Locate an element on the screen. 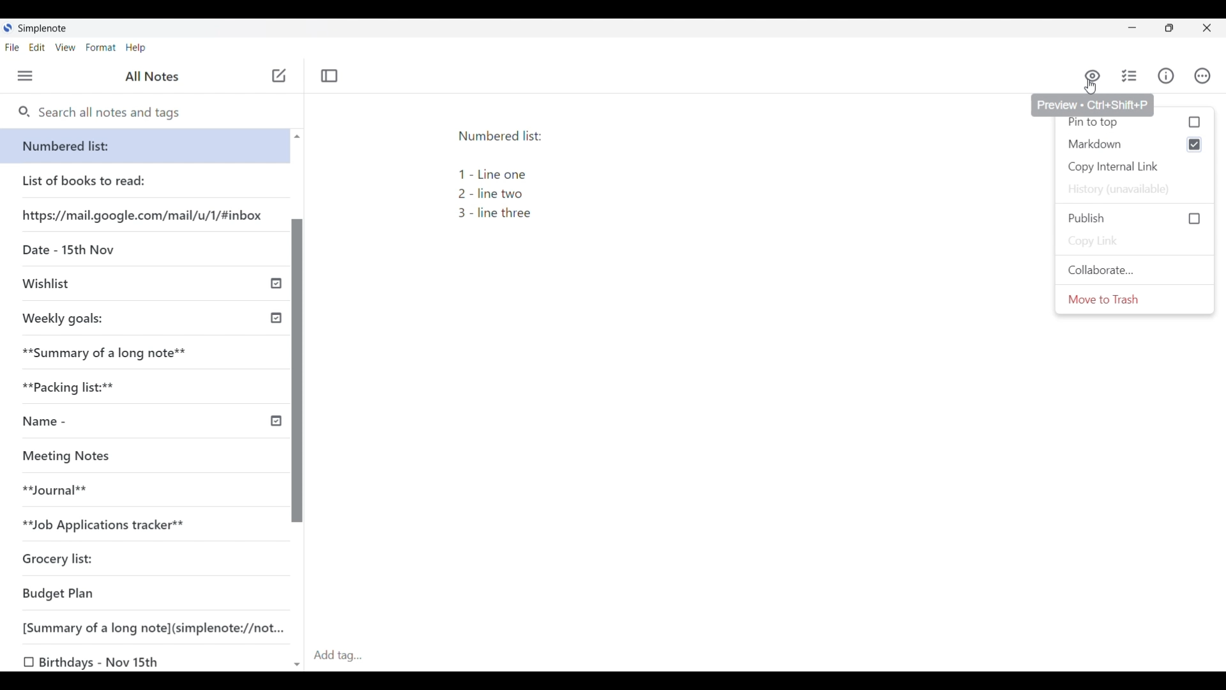 Image resolution: width=1226 pixels, height=690 pixels. Publish is located at coordinates (1102, 218).